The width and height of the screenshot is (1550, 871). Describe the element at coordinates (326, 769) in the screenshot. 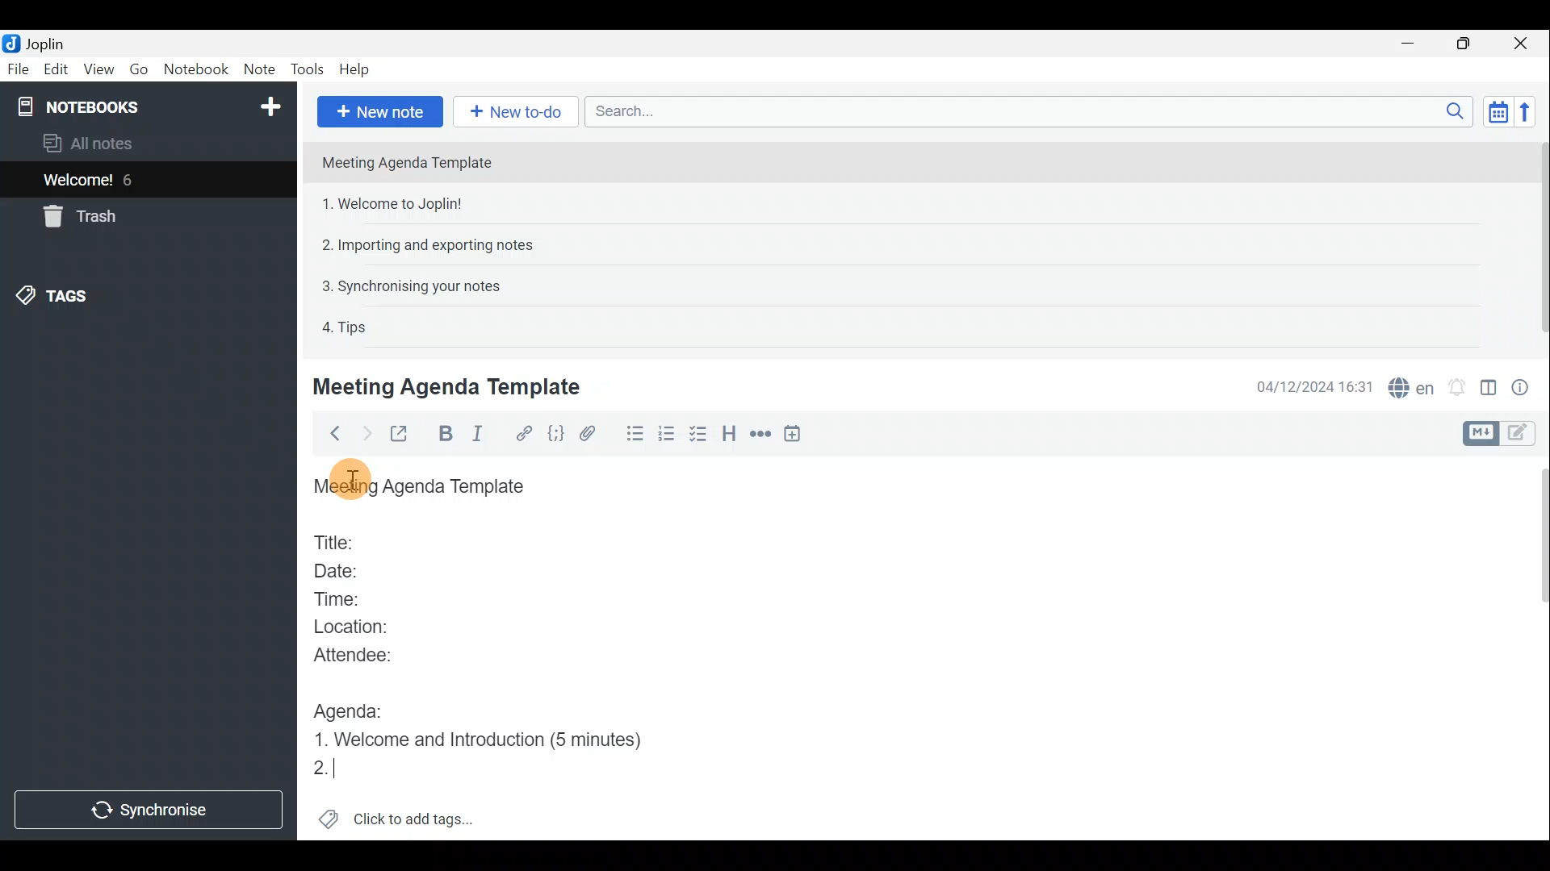

I see `2.` at that location.